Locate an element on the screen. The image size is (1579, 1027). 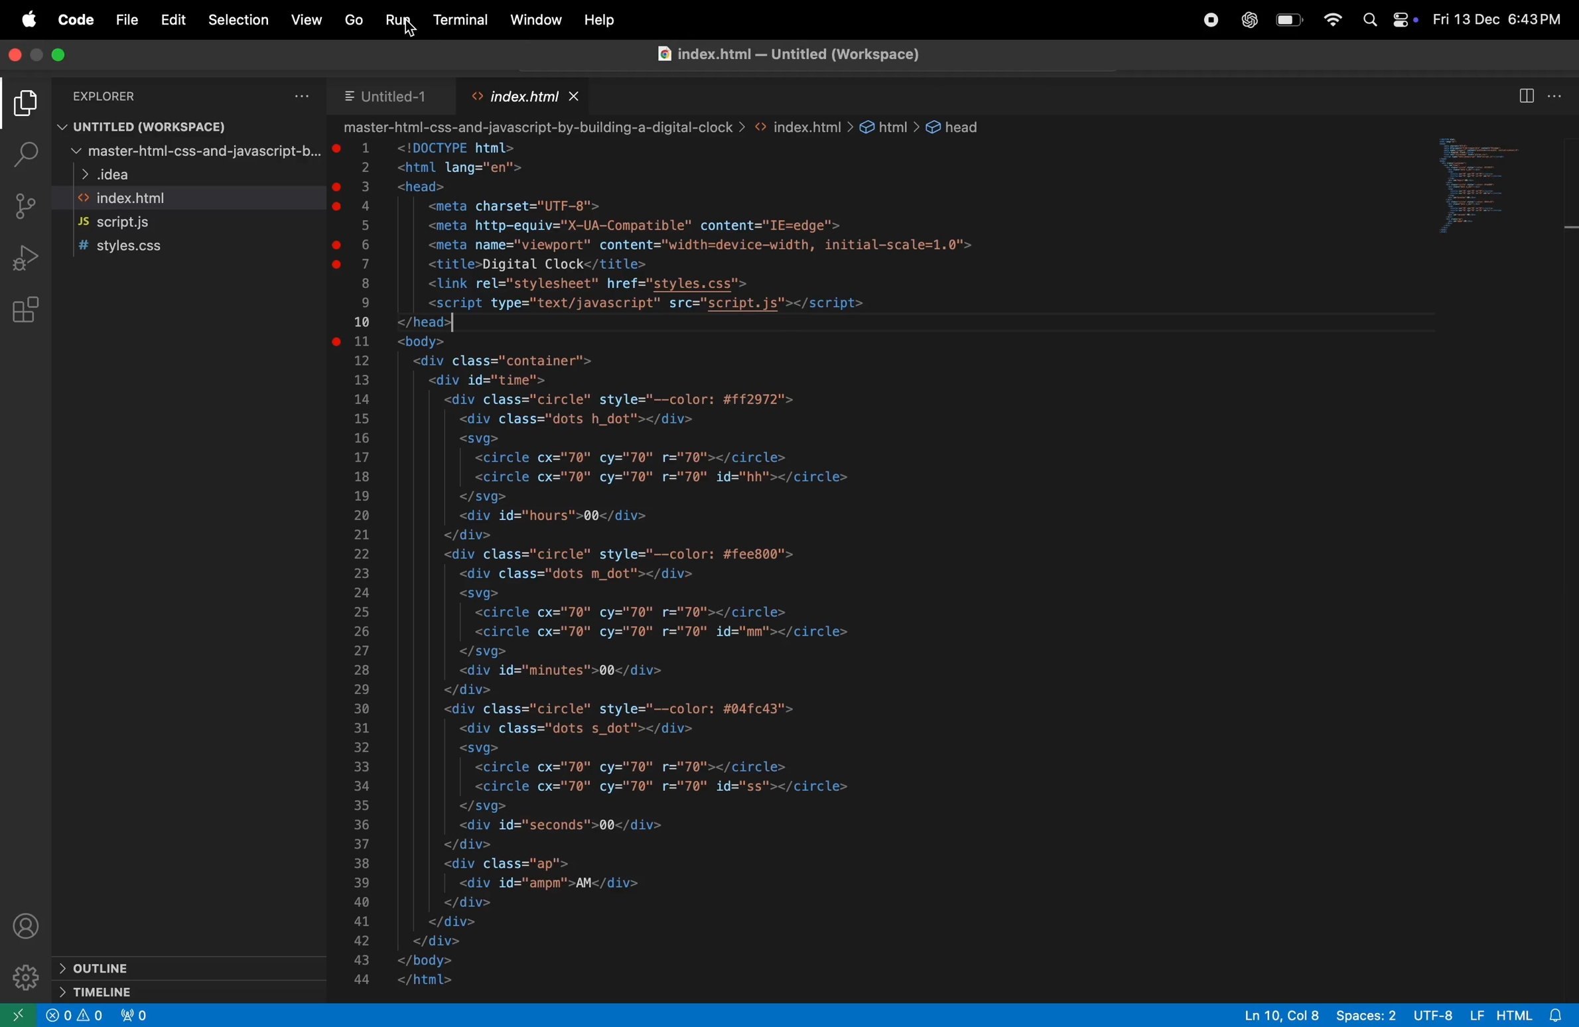
explorer is located at coordinates (23, 103).